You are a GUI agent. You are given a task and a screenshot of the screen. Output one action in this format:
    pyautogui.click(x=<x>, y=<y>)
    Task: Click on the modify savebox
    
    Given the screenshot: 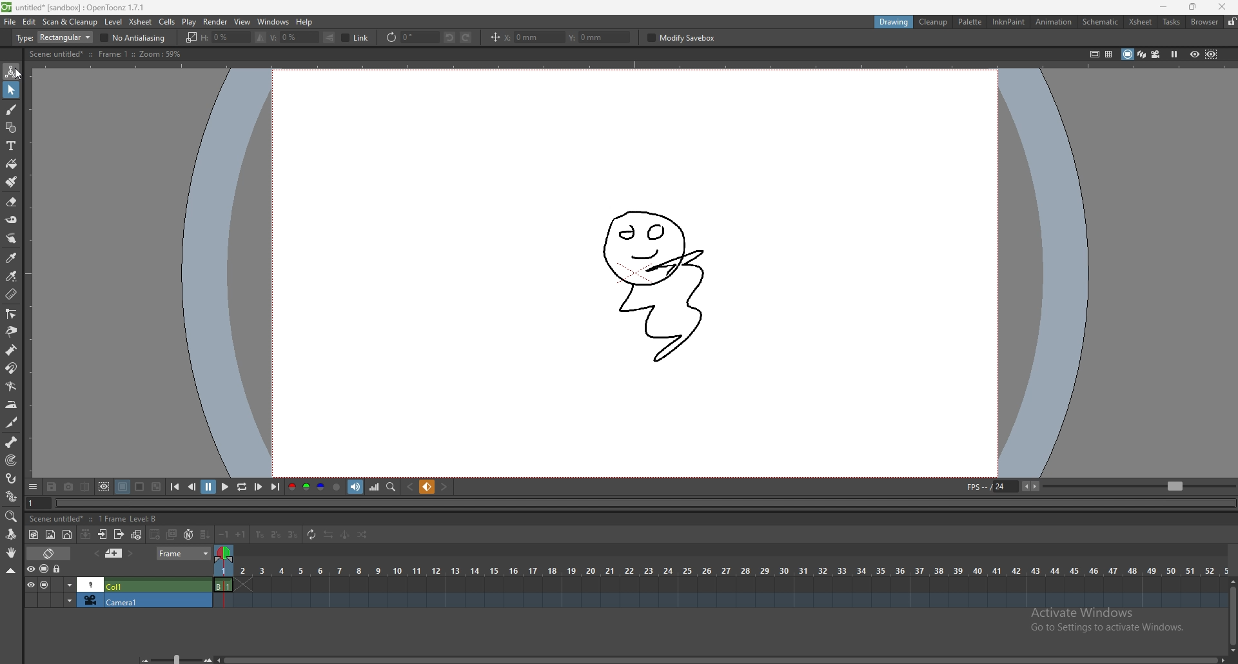 What is the action you would take?
    pyautogui.click(x=683, y=37)
    